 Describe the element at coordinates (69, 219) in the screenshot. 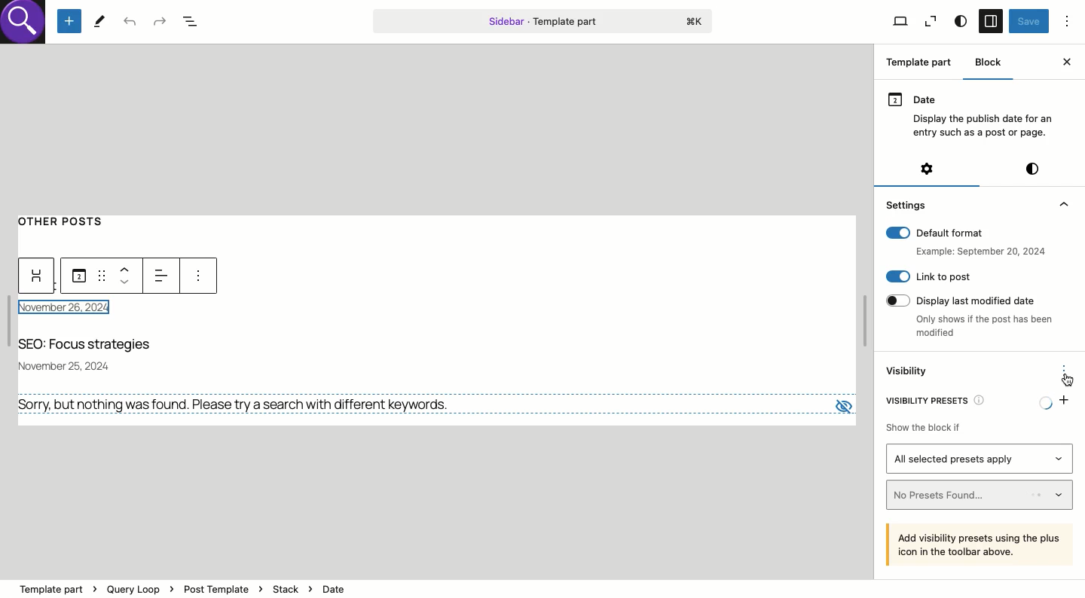

I see `Other posts` at that location.